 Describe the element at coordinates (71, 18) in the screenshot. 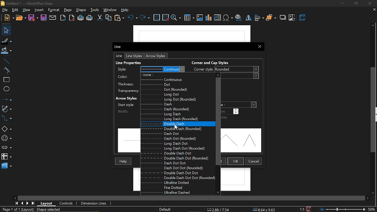

I see `export as` at that location.